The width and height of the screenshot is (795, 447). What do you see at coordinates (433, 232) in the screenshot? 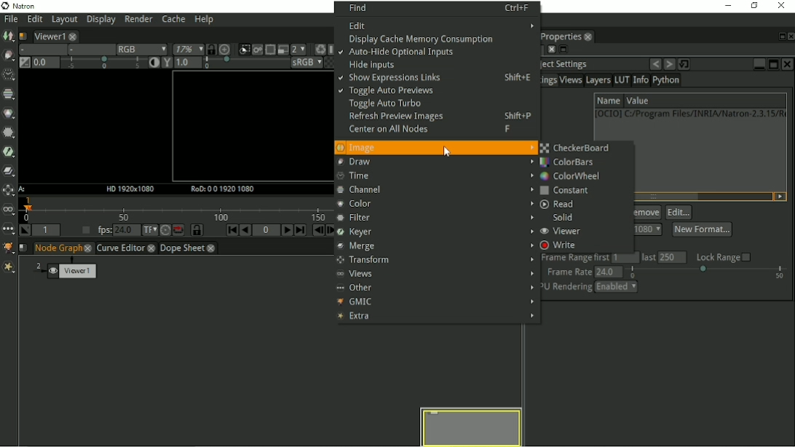
I see `Keyer` at bounding box center [433, 232].